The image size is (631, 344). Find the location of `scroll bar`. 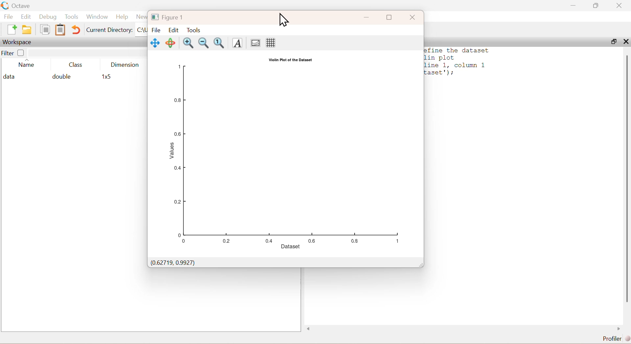

scroll bar is located at coordinates (627, 180).